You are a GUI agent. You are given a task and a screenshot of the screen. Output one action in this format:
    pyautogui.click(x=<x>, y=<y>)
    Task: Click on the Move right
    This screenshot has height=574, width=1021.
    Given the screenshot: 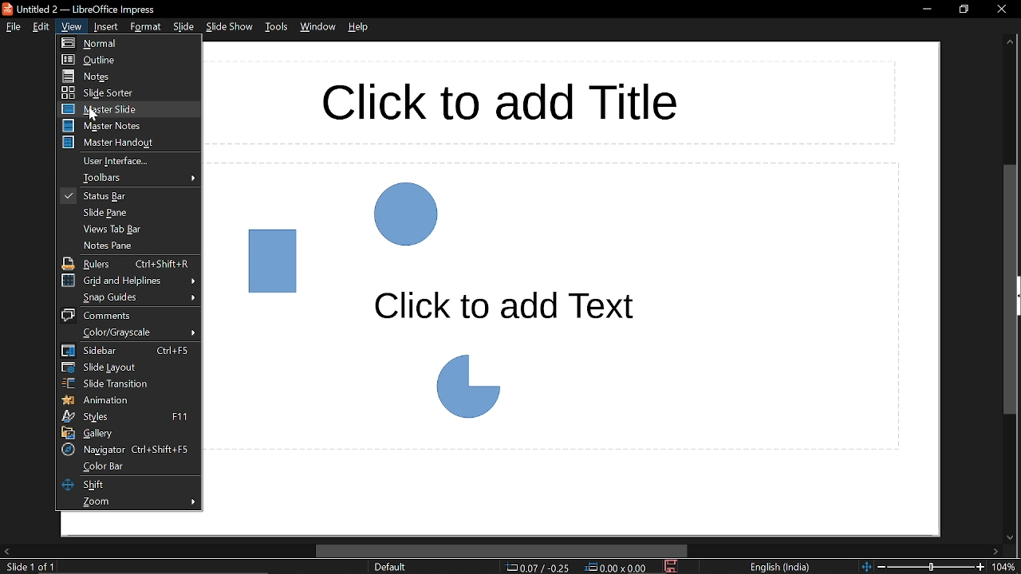 What is the action you would take?
    pyautogui.click(x=994, y=552)
    